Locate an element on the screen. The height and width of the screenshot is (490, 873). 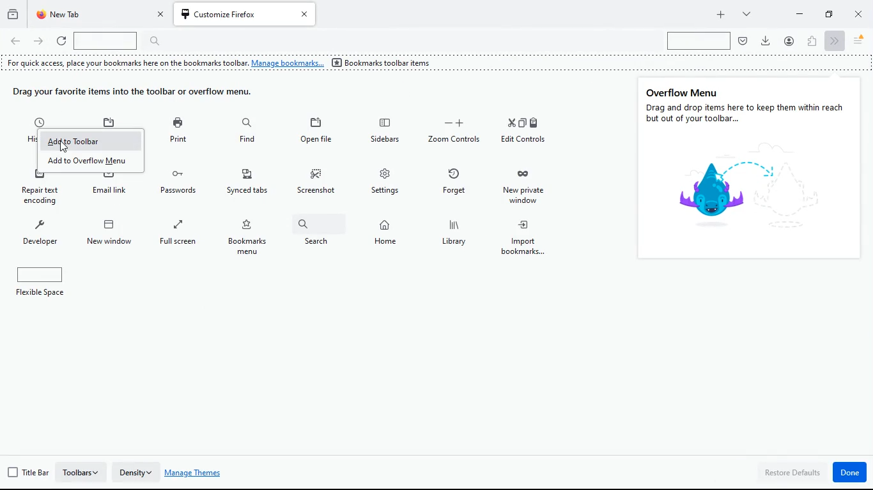
search is located at coordinates (698, 41).